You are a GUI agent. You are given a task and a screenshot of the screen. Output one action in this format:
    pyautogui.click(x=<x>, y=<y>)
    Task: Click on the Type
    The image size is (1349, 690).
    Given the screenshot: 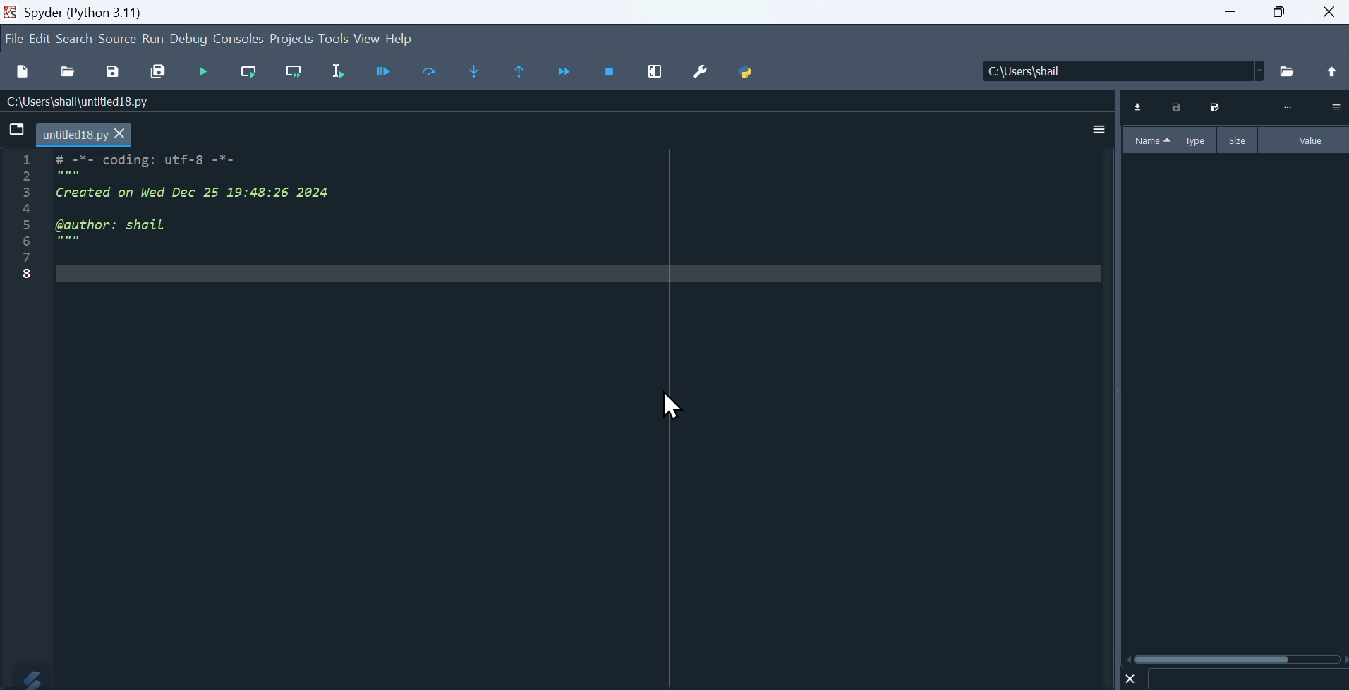 What is the action you would take?
    pyautogui.click(x=1197, y=140)
    